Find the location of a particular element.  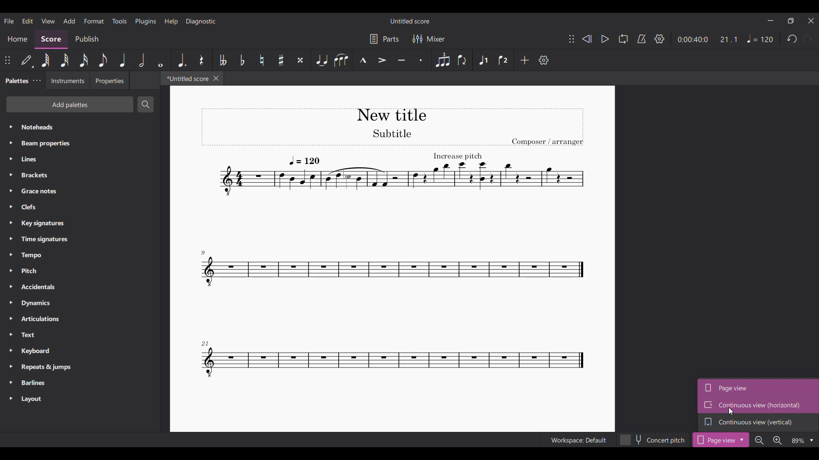

Undo is located at coordinates (793, 39).